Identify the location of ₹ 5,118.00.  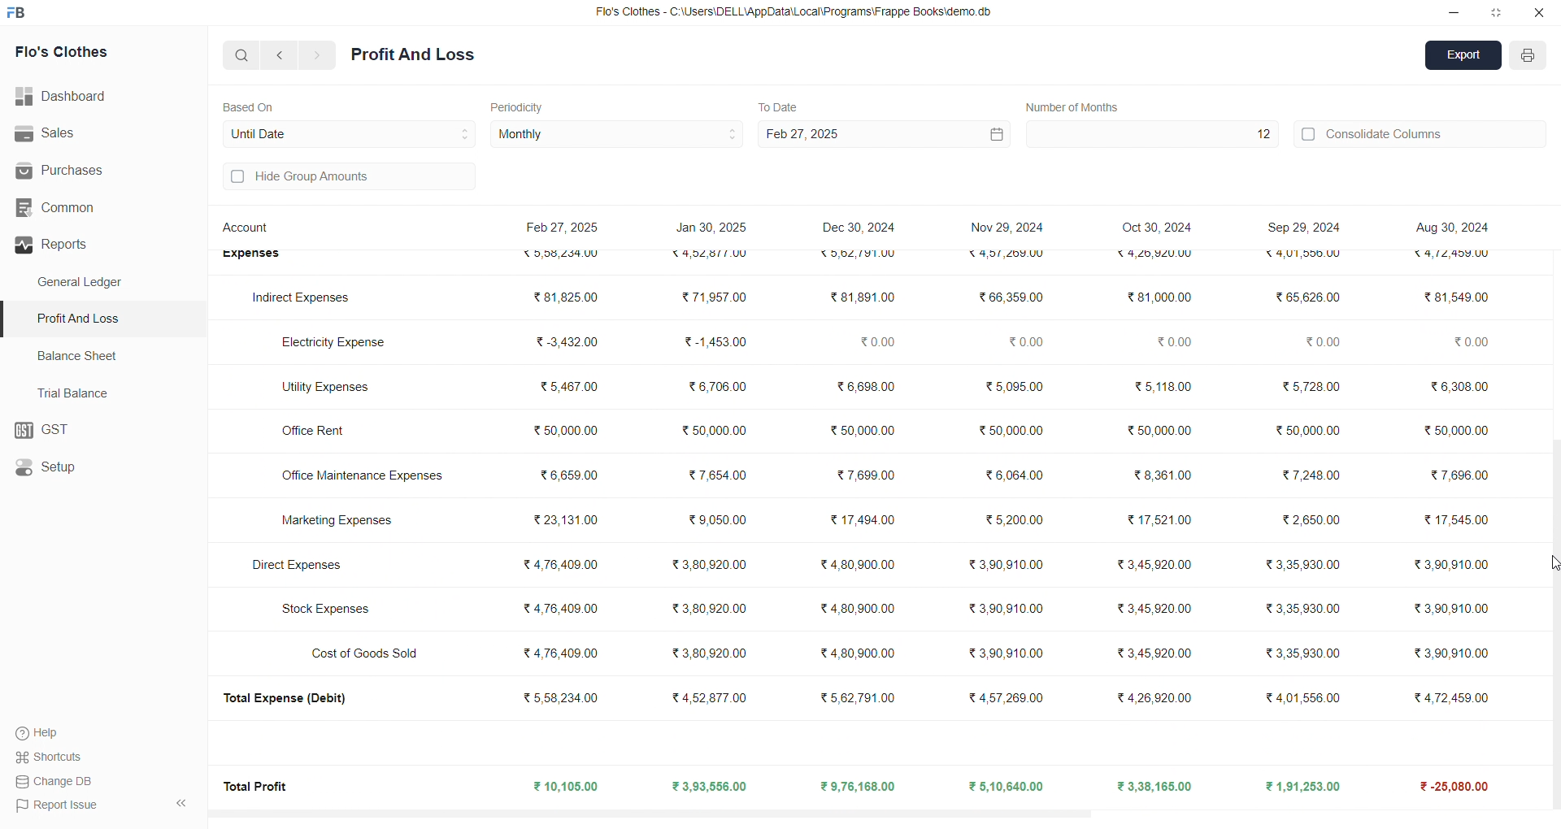
(1158, 385).